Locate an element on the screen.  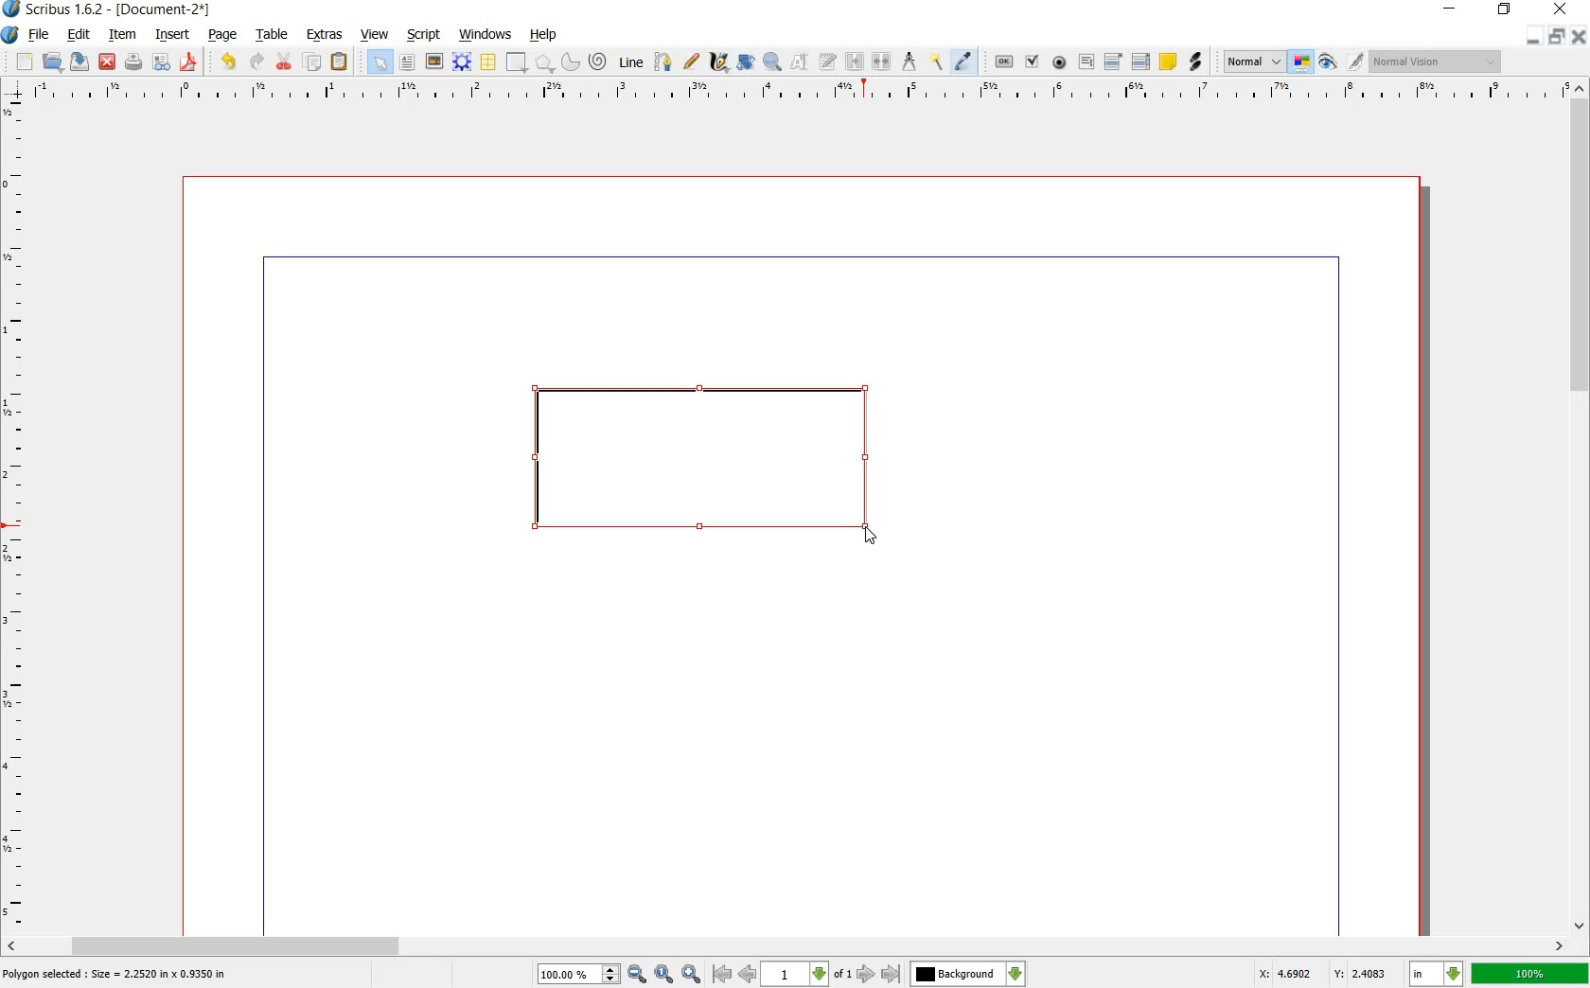
LINE is located at coordinates (631, 60).